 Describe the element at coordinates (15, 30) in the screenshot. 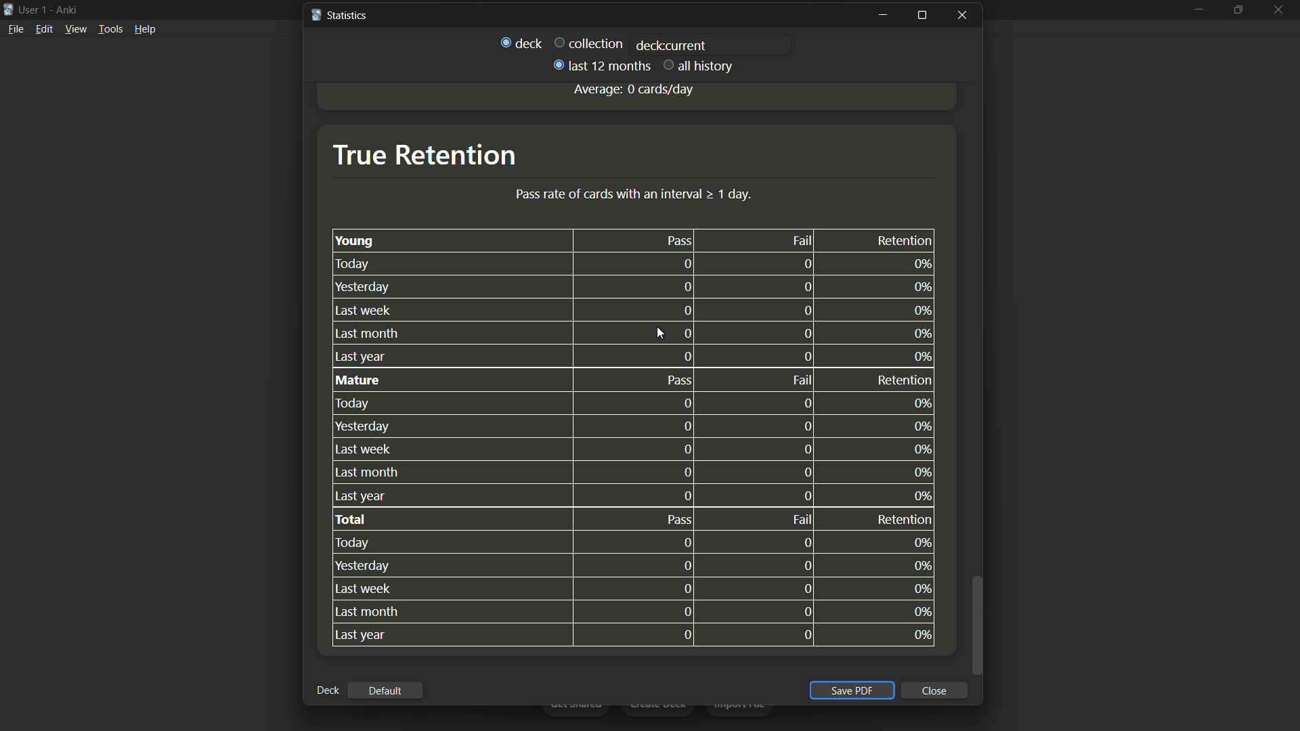

I see `file menu` at that location.